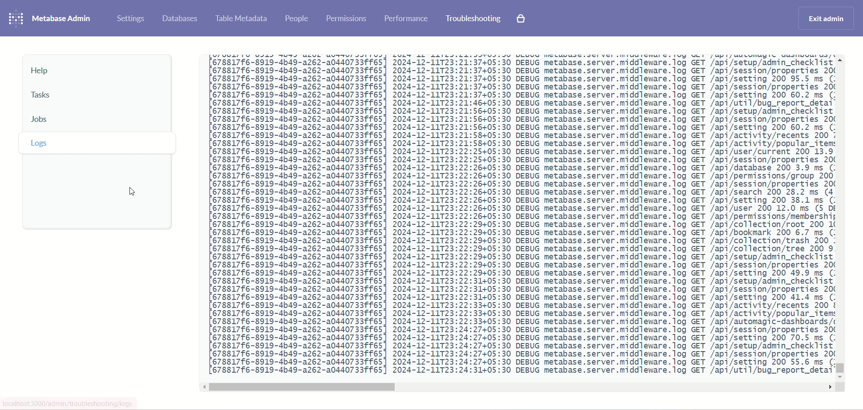 The height and width of the screenshot is (410, 863). Describe the element at coordinates (98, 71) in the screenshot. I see `help` at that location.